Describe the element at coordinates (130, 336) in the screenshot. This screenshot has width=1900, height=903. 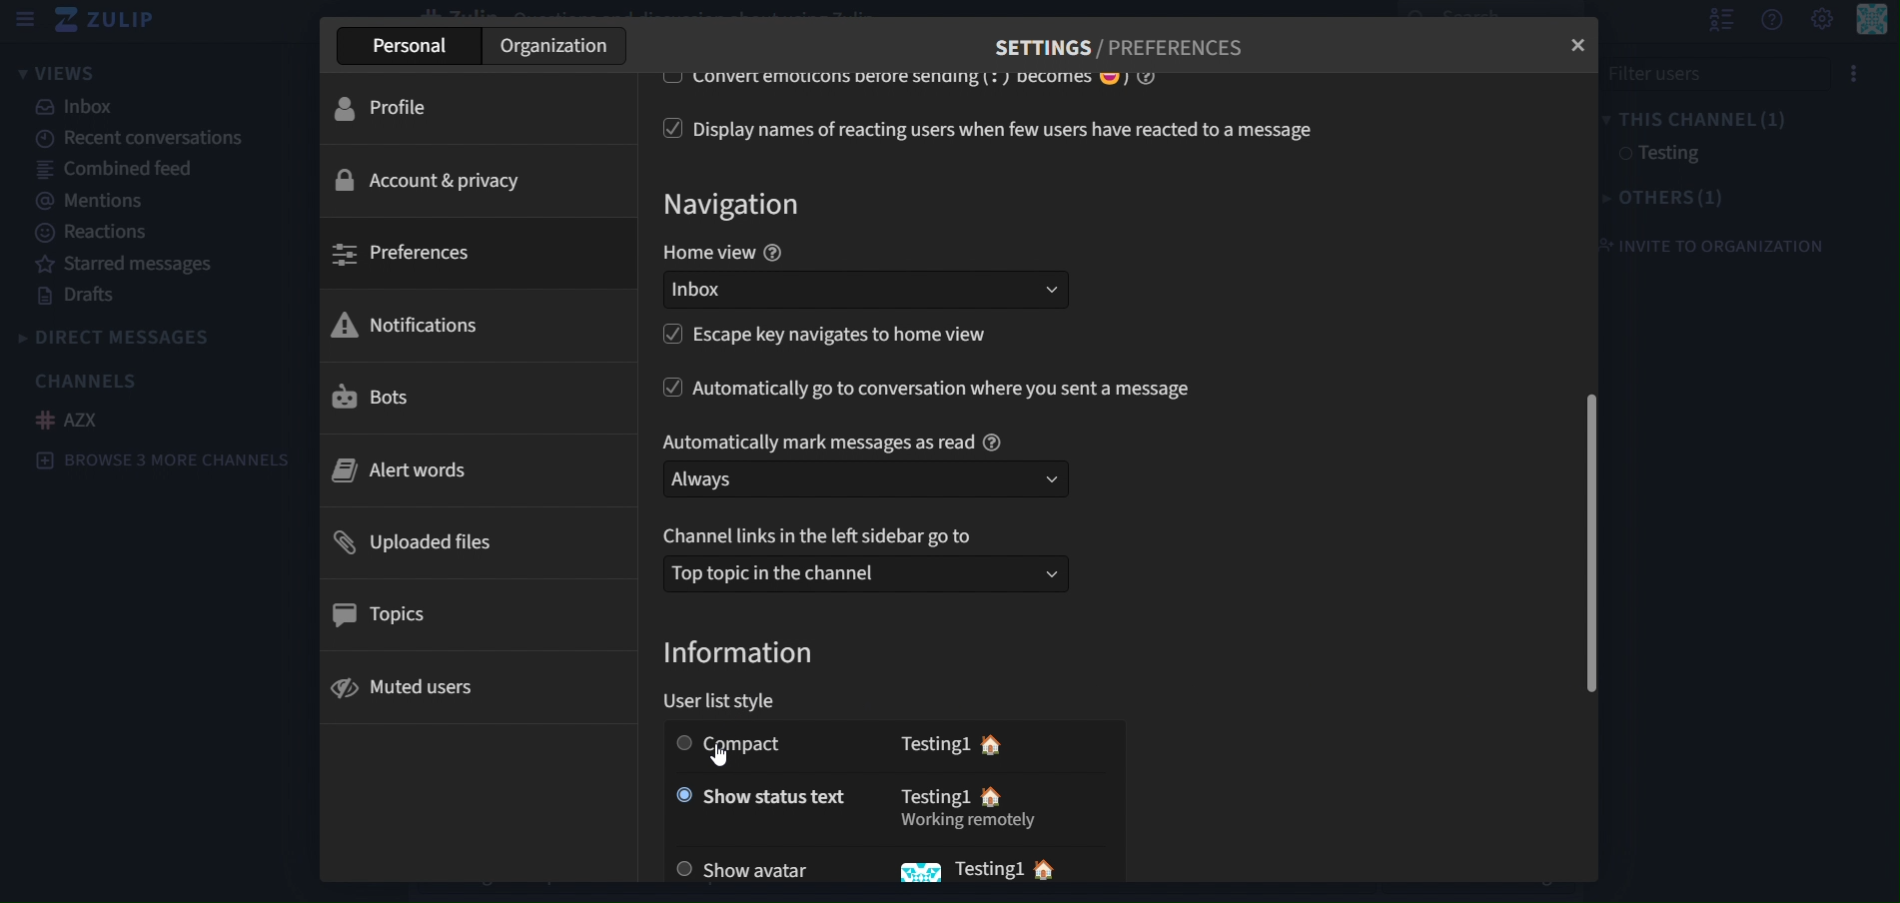
I see `direct messages` at that location.